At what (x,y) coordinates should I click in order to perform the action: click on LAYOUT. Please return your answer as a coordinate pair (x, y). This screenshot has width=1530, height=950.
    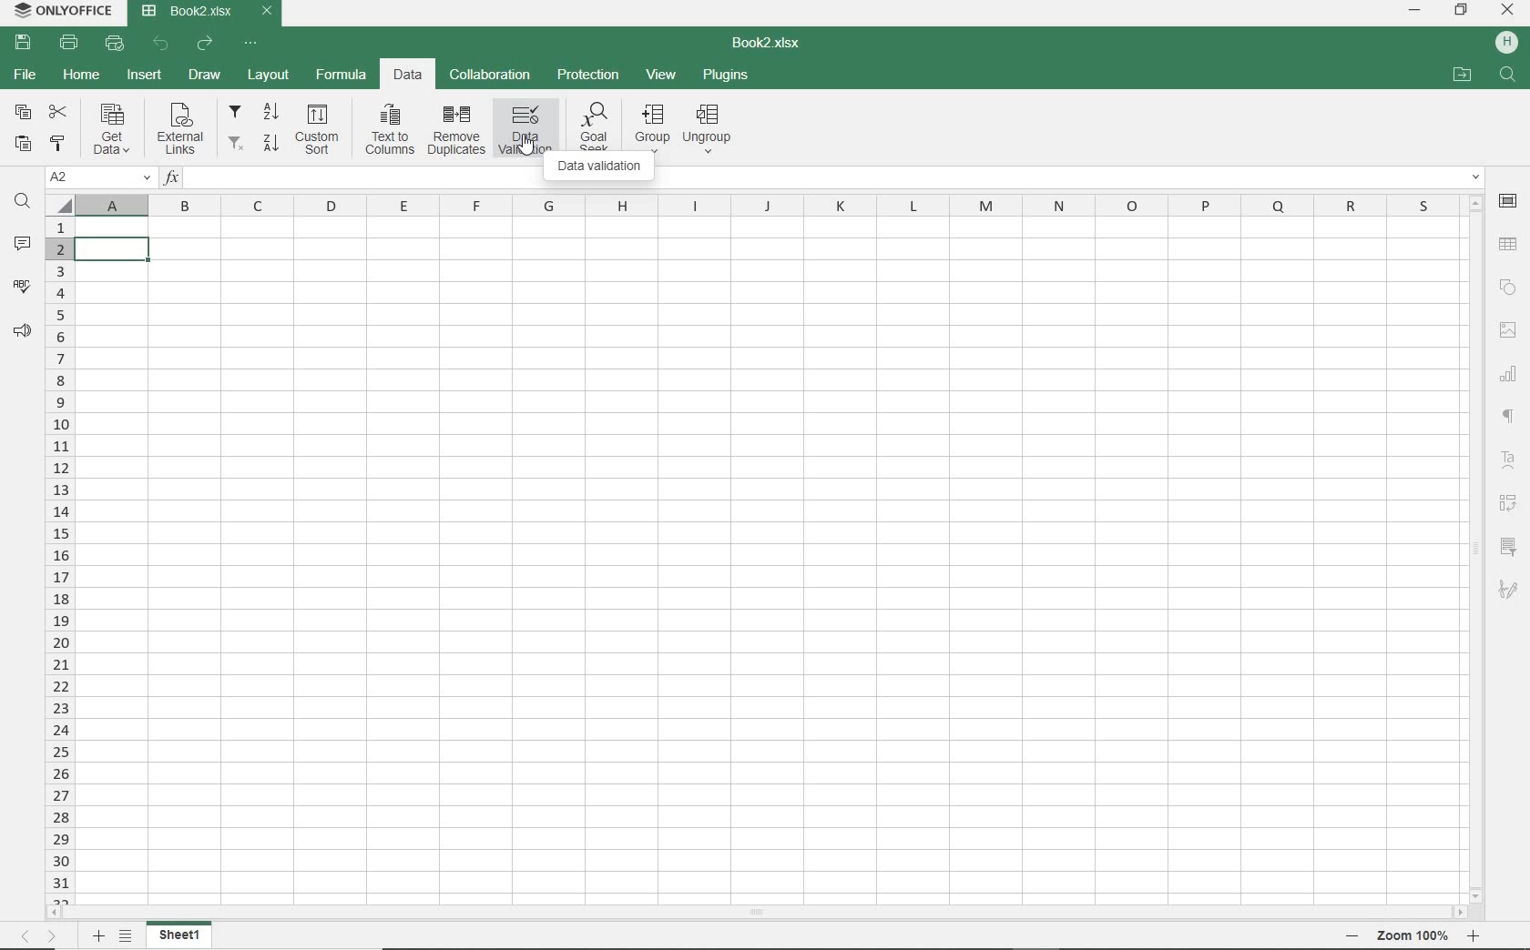
    Looking at the image, I should click on (269, 75).